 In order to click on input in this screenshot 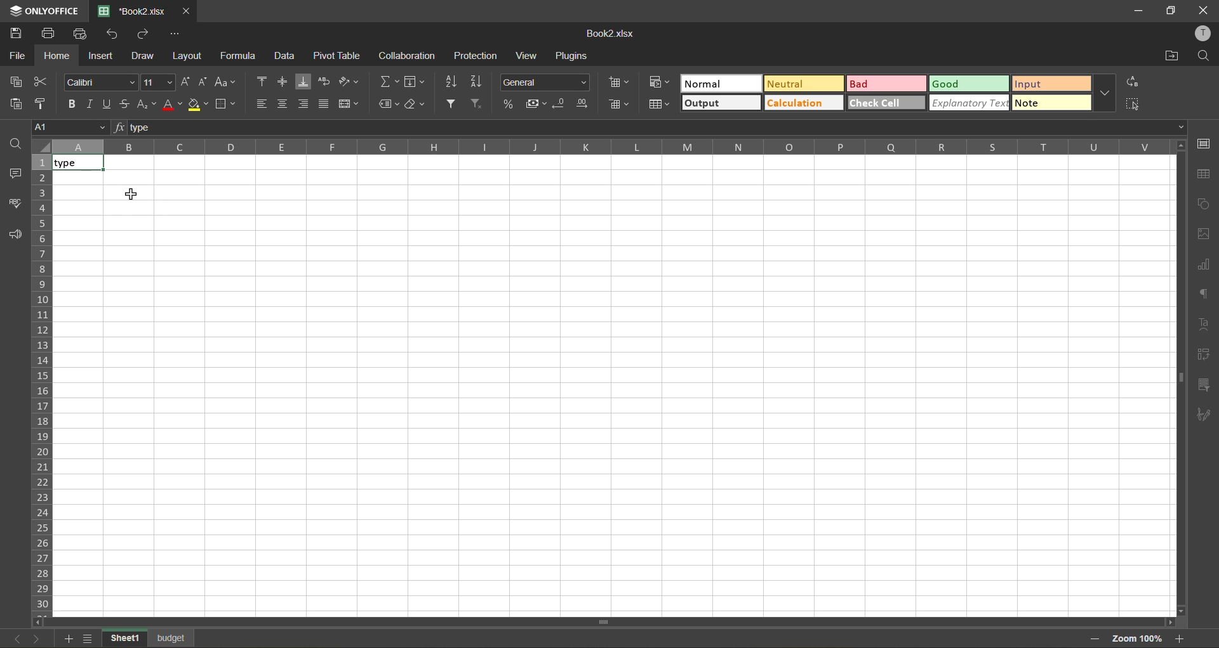, I will do `click(1051, 83)`.